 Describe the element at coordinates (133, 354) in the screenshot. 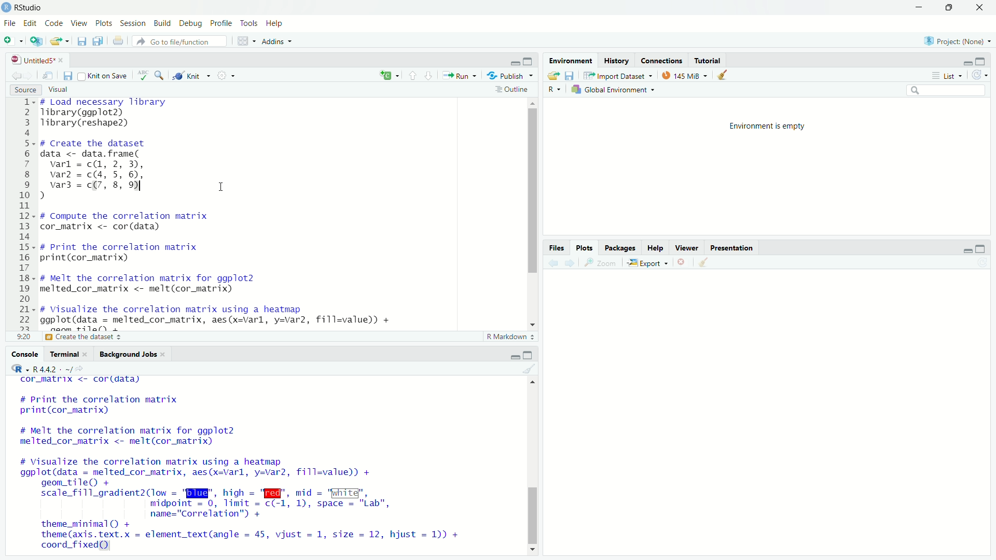

I see `background jobs` at that location.